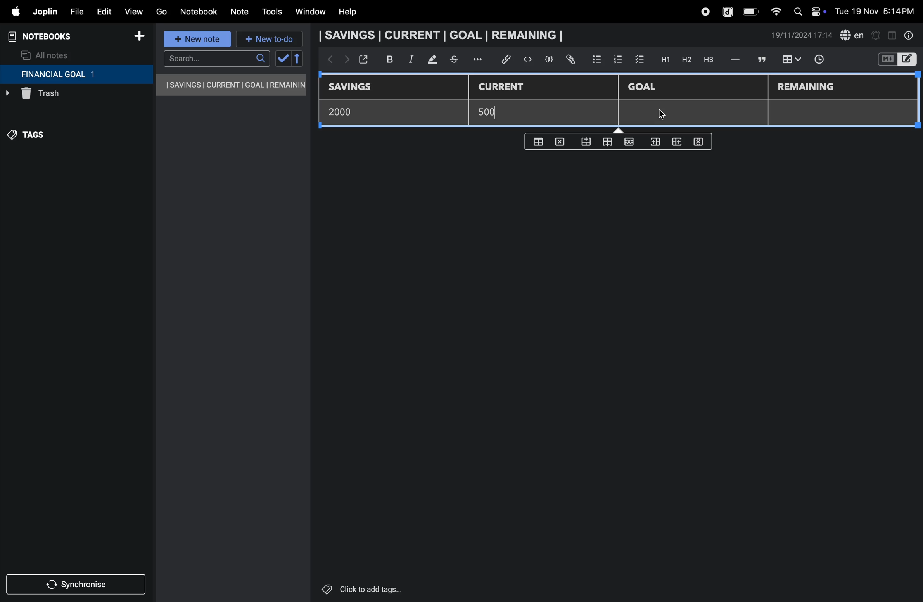  Describe the element at coordinates (736, 59) in the screenshot. I see `hifen` at that location.